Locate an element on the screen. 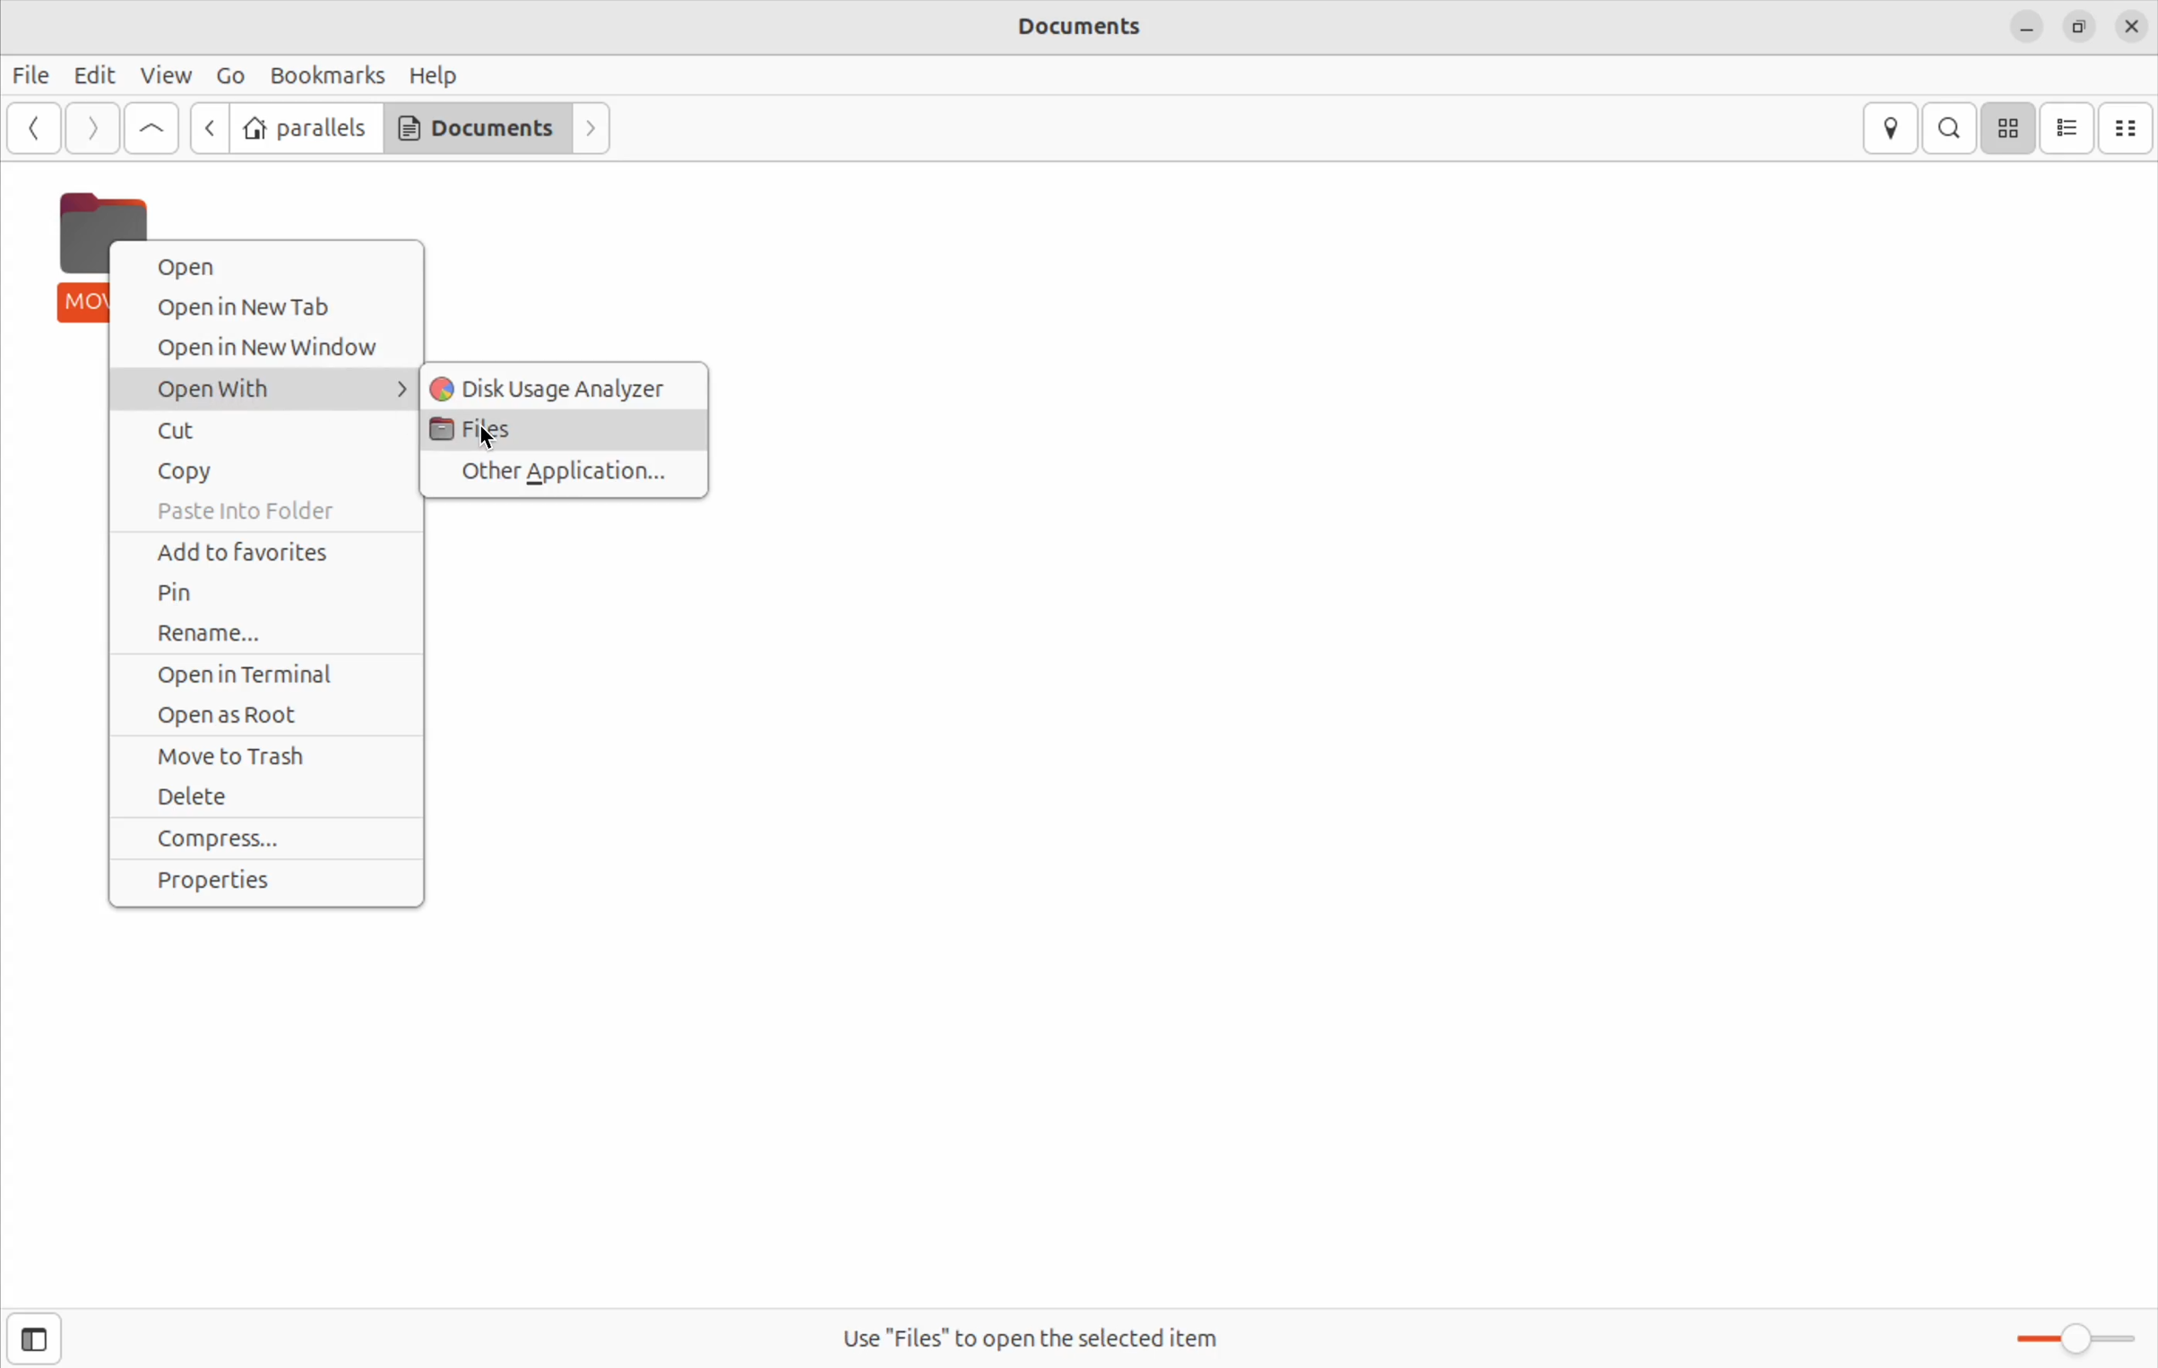 This screenshot has width=2158, height=1368. Open in Terminal is located at coordinates (266, 677).